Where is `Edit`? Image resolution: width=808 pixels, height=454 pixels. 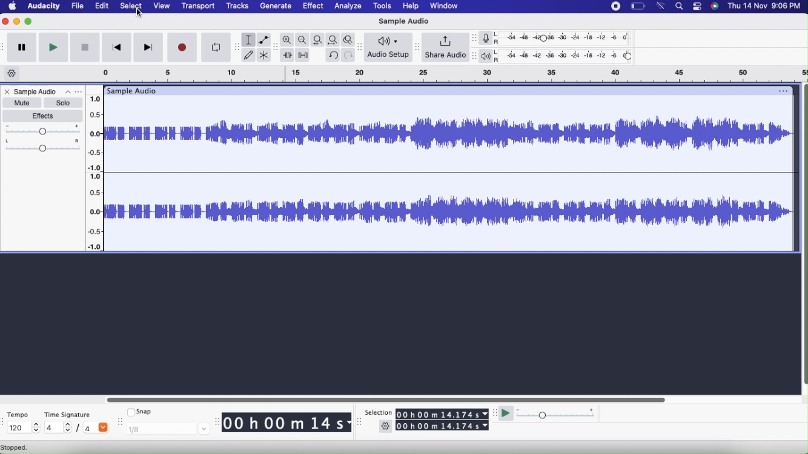 Edit is located at coordinates (102, 6).